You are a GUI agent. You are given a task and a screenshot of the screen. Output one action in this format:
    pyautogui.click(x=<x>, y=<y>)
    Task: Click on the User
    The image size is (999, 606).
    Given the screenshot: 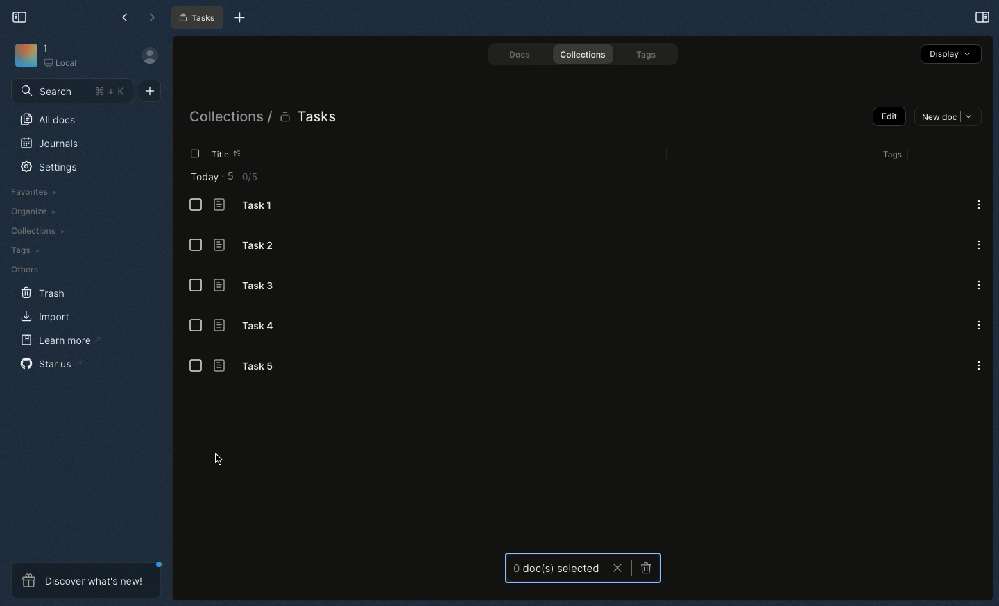 What is the action you would take?
    pyautogui.click(x=151, y=58)
    